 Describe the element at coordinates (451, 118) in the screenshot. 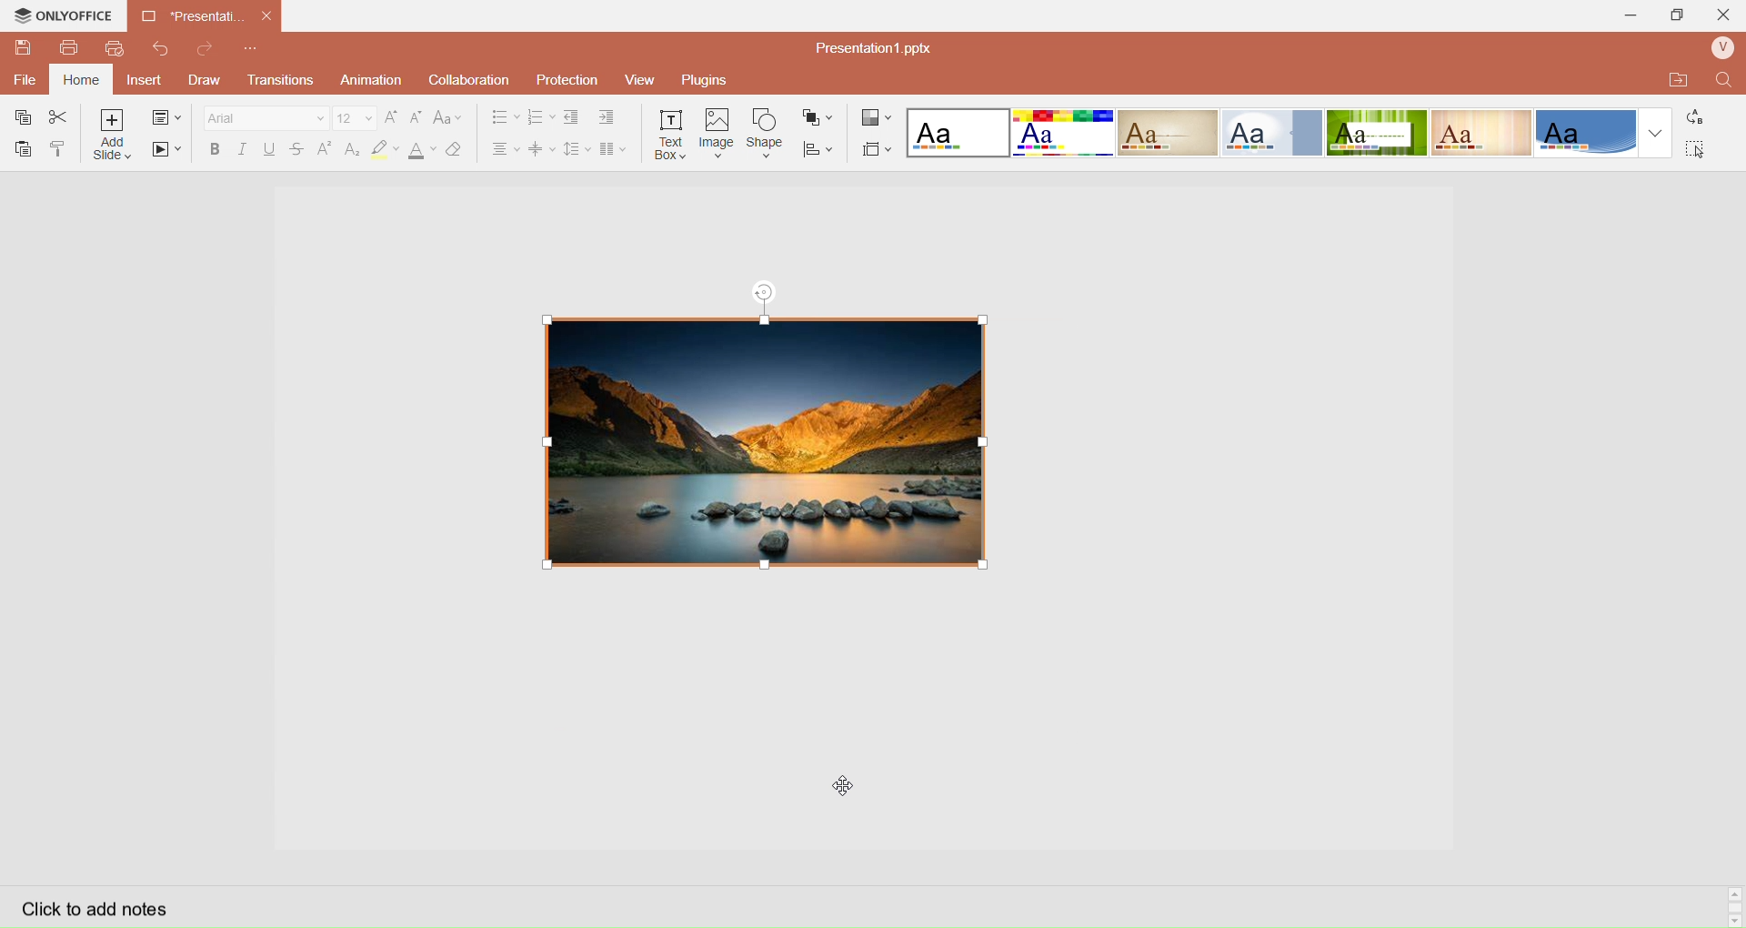

I see `Change Case` at that location.